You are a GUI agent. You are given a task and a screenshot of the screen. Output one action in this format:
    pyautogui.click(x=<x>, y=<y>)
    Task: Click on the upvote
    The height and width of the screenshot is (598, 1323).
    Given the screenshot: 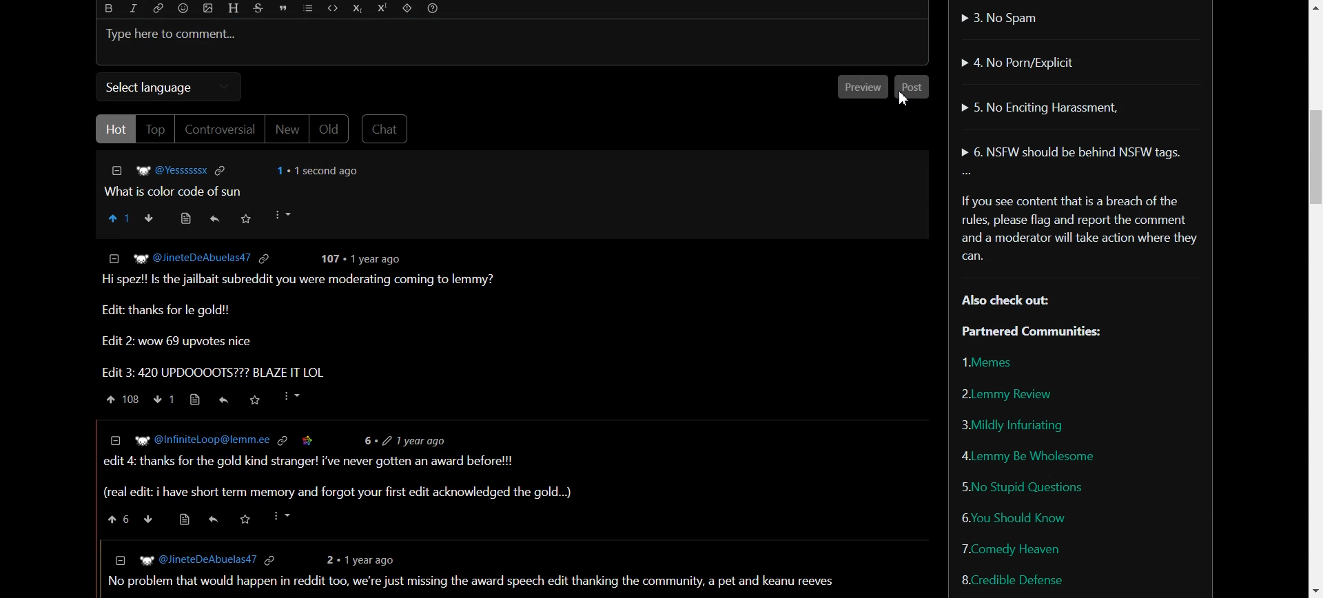 What is the action you would take?
    pyautogui.click(x=123, y=521)
    